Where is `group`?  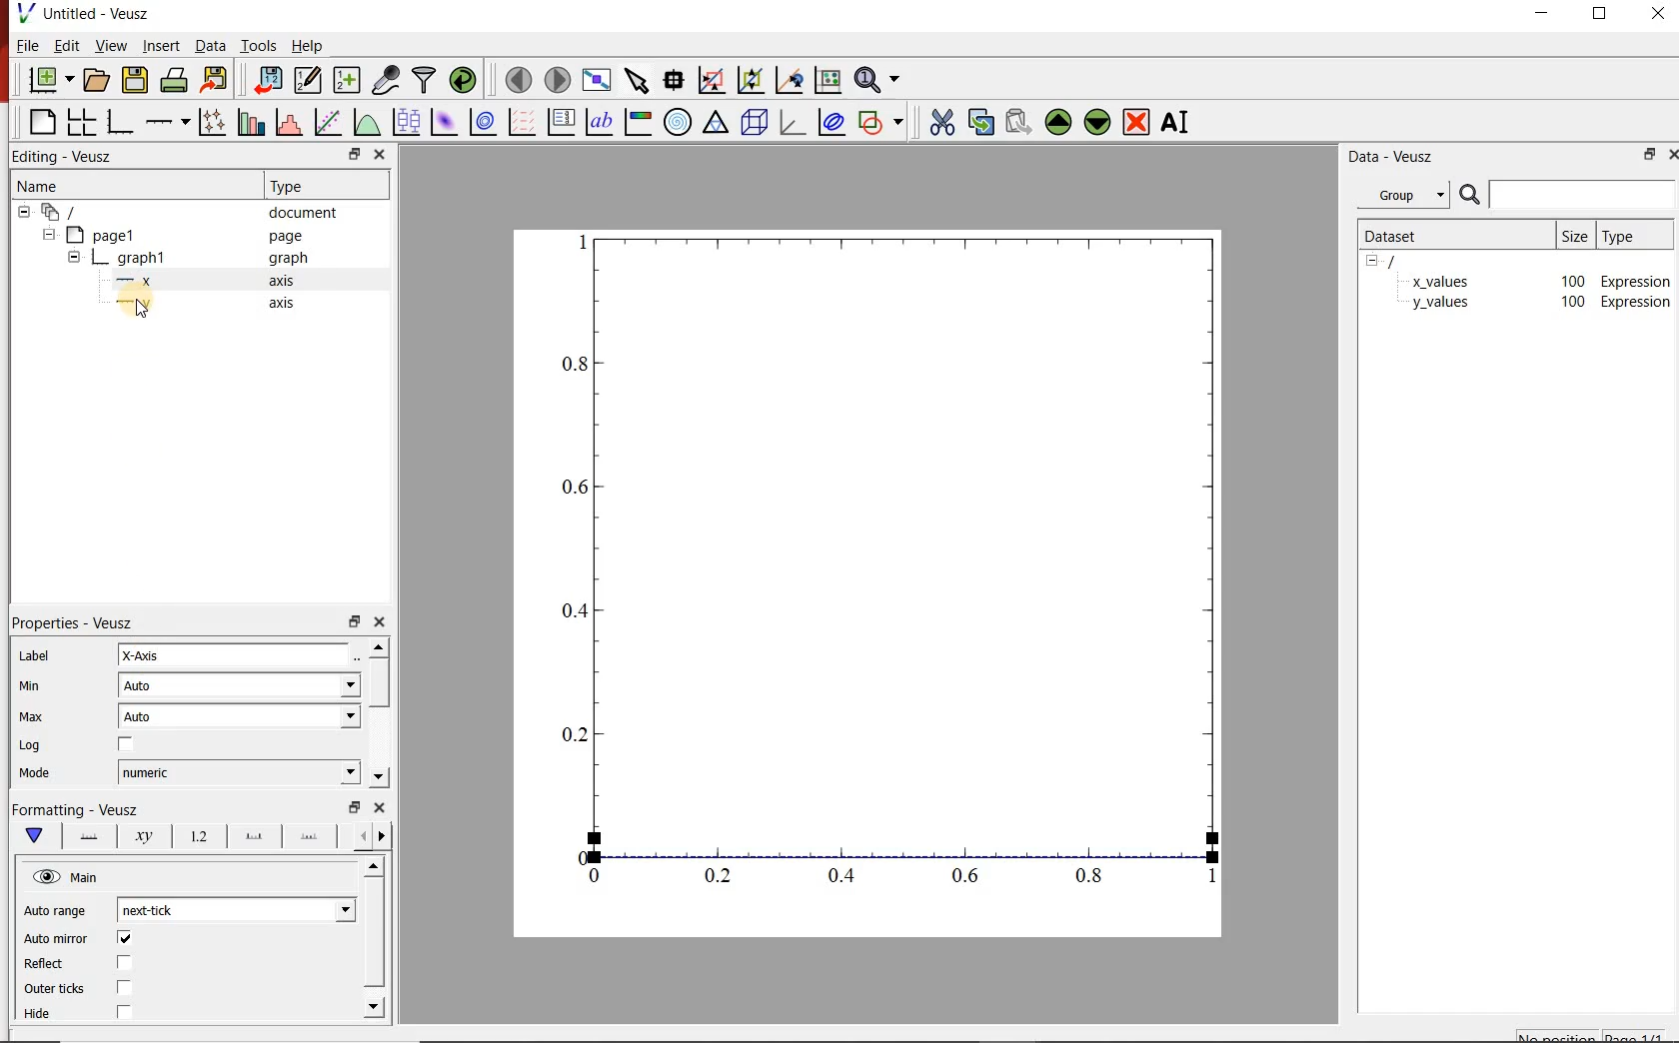
group is located at coordinates (1400, 195).